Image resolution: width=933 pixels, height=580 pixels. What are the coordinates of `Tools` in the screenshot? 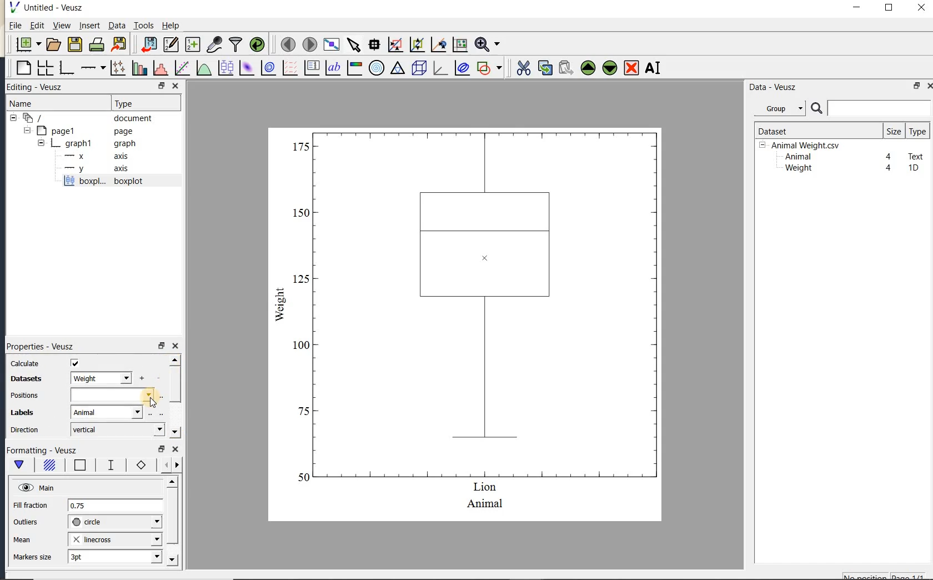 It's located at (144, 24).